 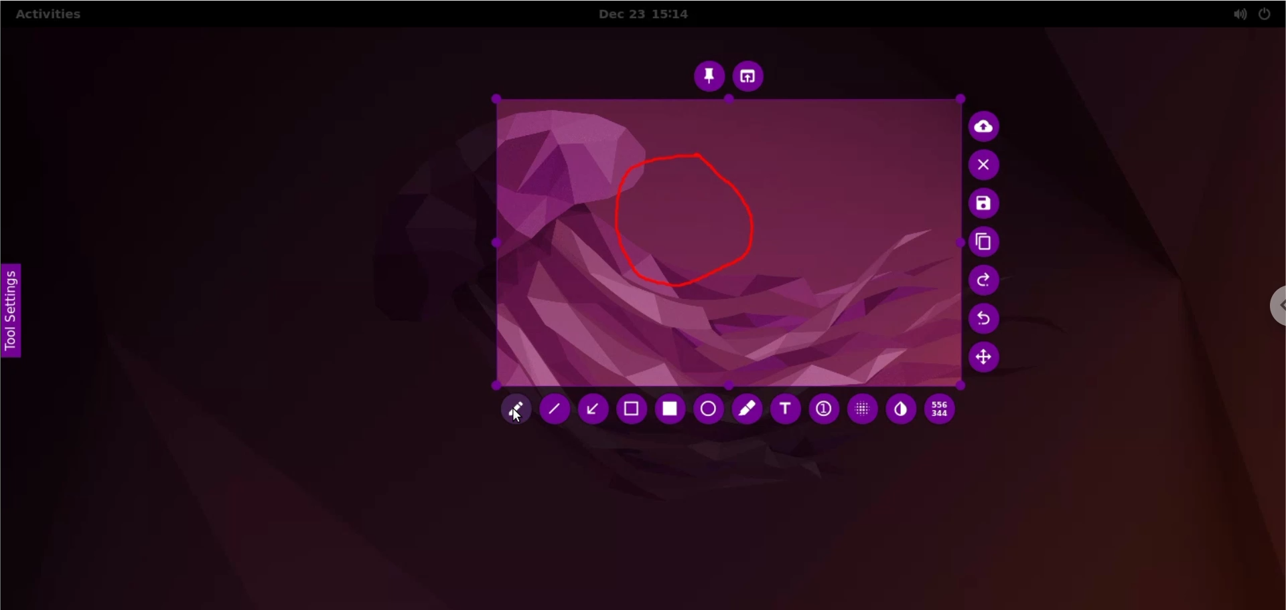 What do you see at coordinates (514, 409) in the screenshot?
I see `pencil` at bounding box center [514, 409].